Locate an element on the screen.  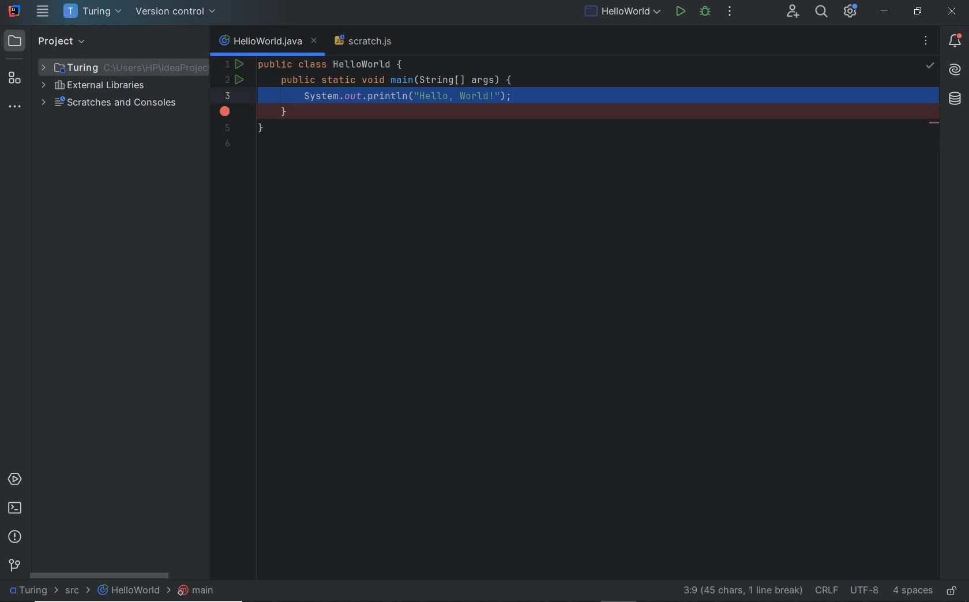
restore down is located at coordinates (917, 10).